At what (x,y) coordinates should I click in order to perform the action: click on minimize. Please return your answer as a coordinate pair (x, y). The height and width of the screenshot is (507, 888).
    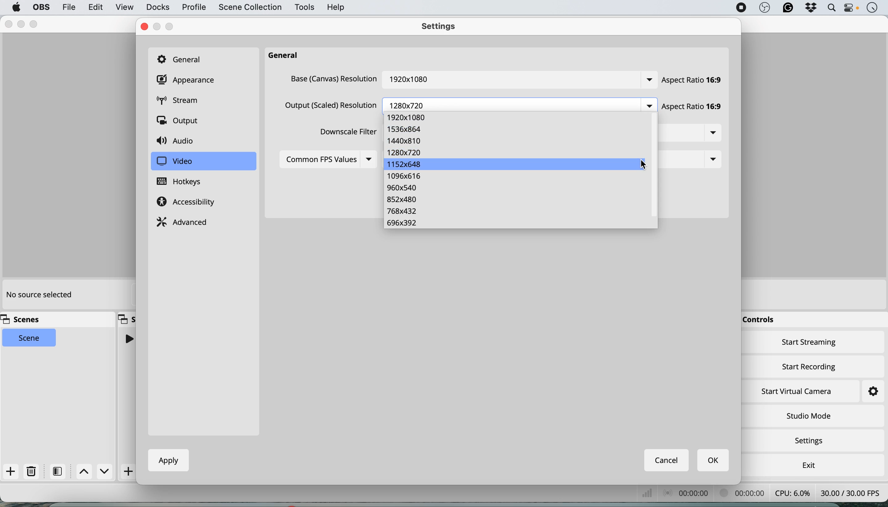
    Looking at the image, I should click on (158, 27).